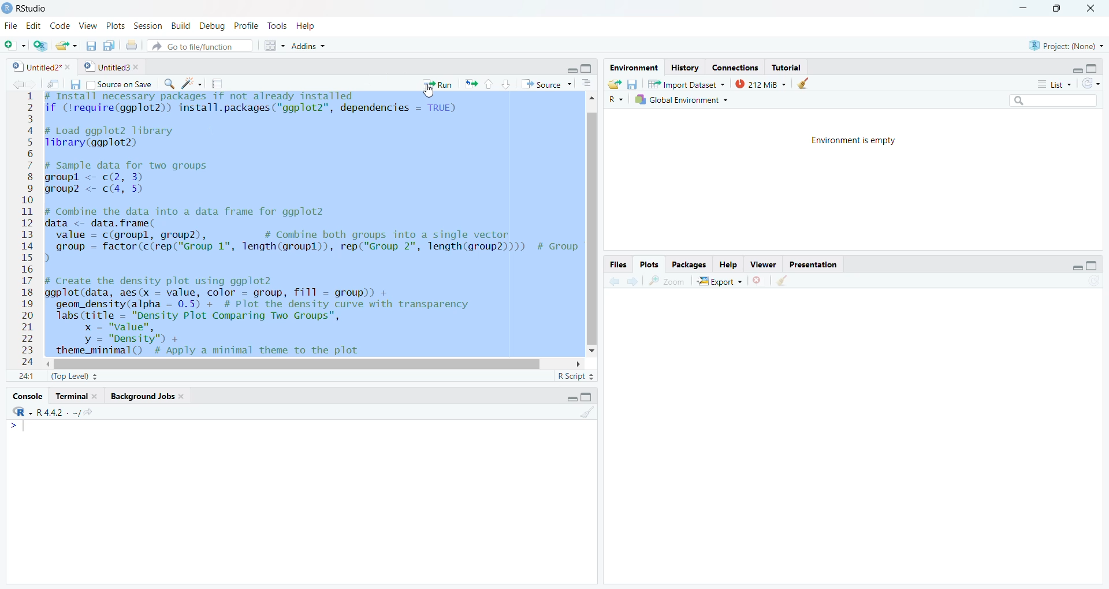 The height and width of the screenshot is (589, 1109). Describe the element at coordinates (733, 66) in the screenshot. I see `connections` at that location.